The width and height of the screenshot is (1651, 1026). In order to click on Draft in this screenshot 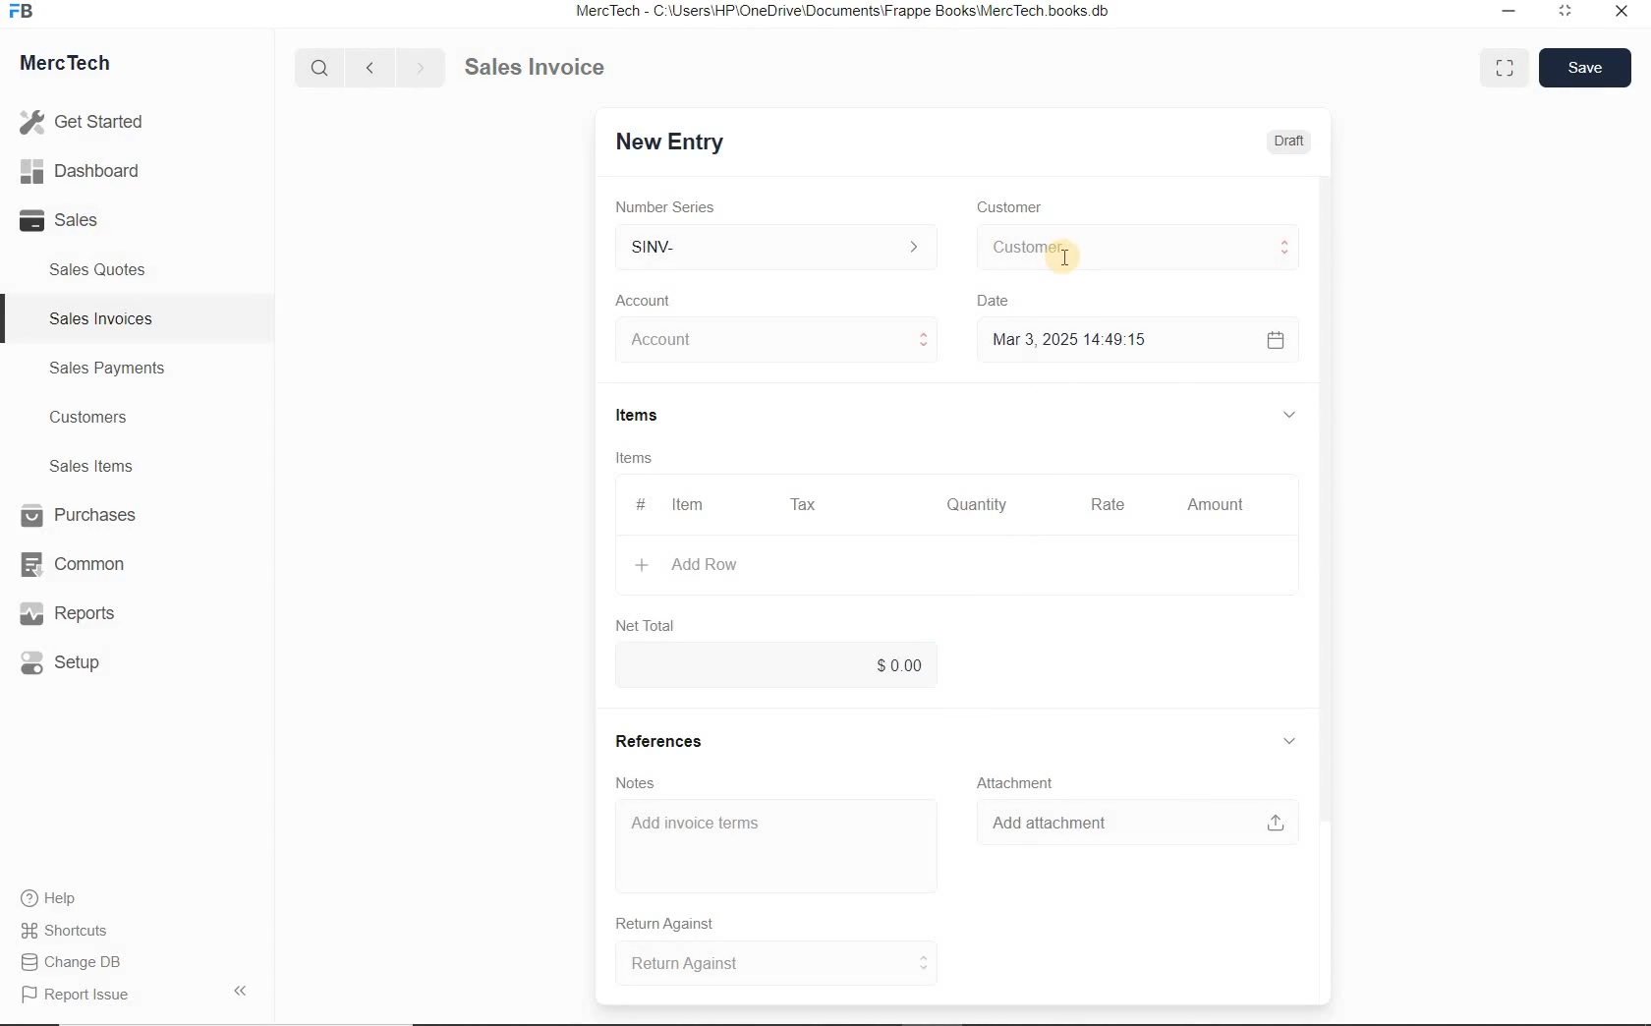, I will do `click(1290, 142)`.